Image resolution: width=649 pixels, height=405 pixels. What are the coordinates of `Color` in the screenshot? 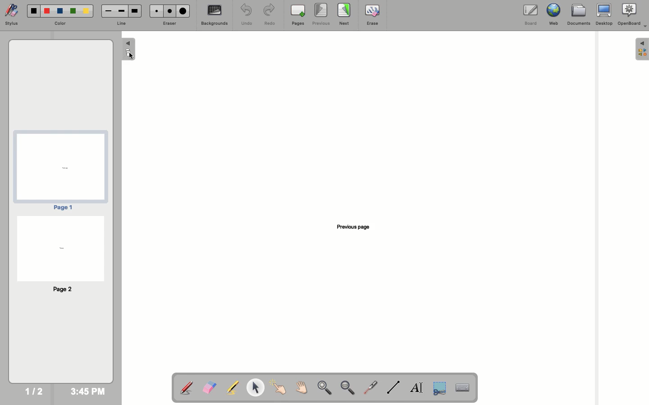 It's located at (60, 24).